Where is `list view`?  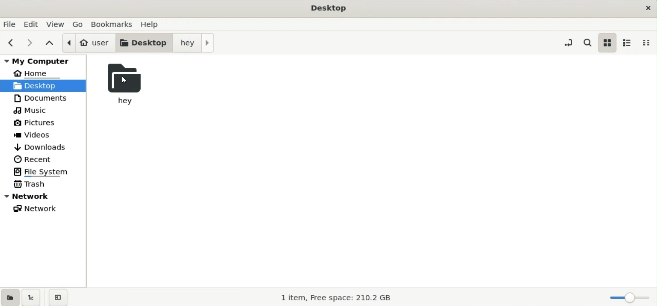 list view is located at coordinates (627, 42).